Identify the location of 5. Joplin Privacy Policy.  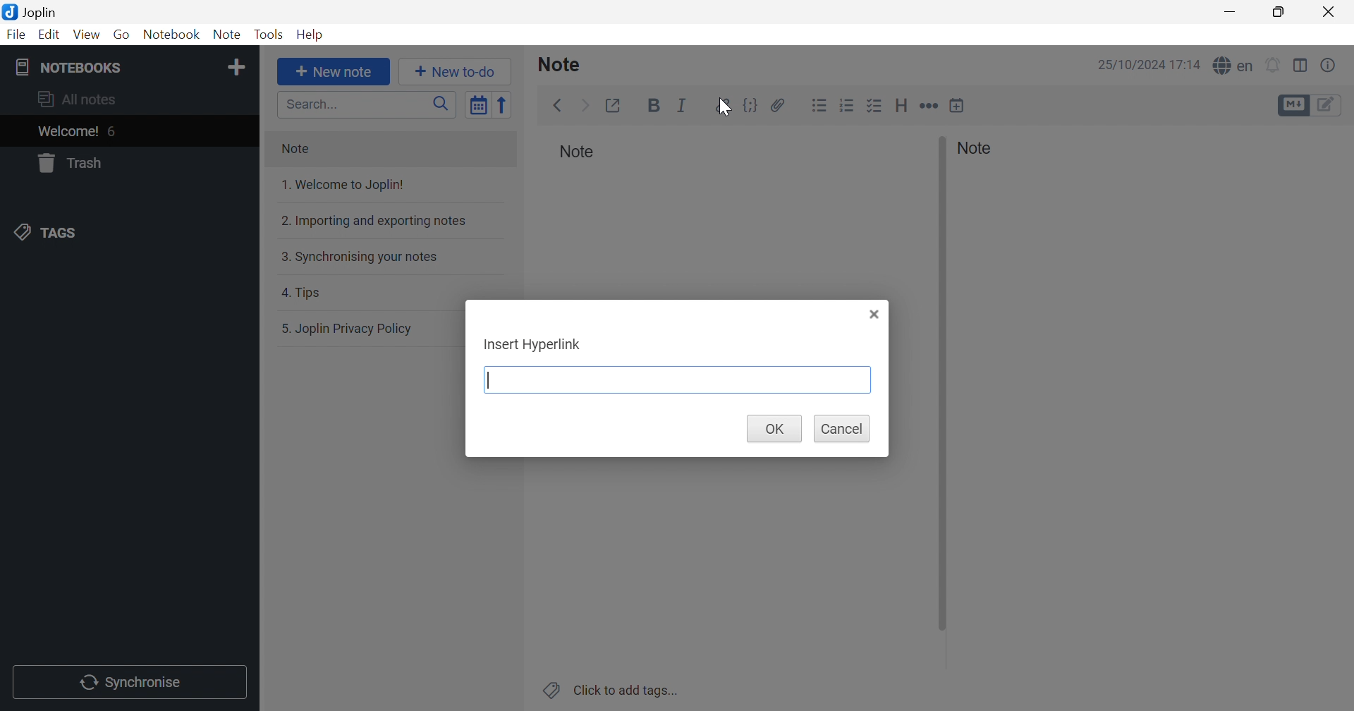
(371, 329).